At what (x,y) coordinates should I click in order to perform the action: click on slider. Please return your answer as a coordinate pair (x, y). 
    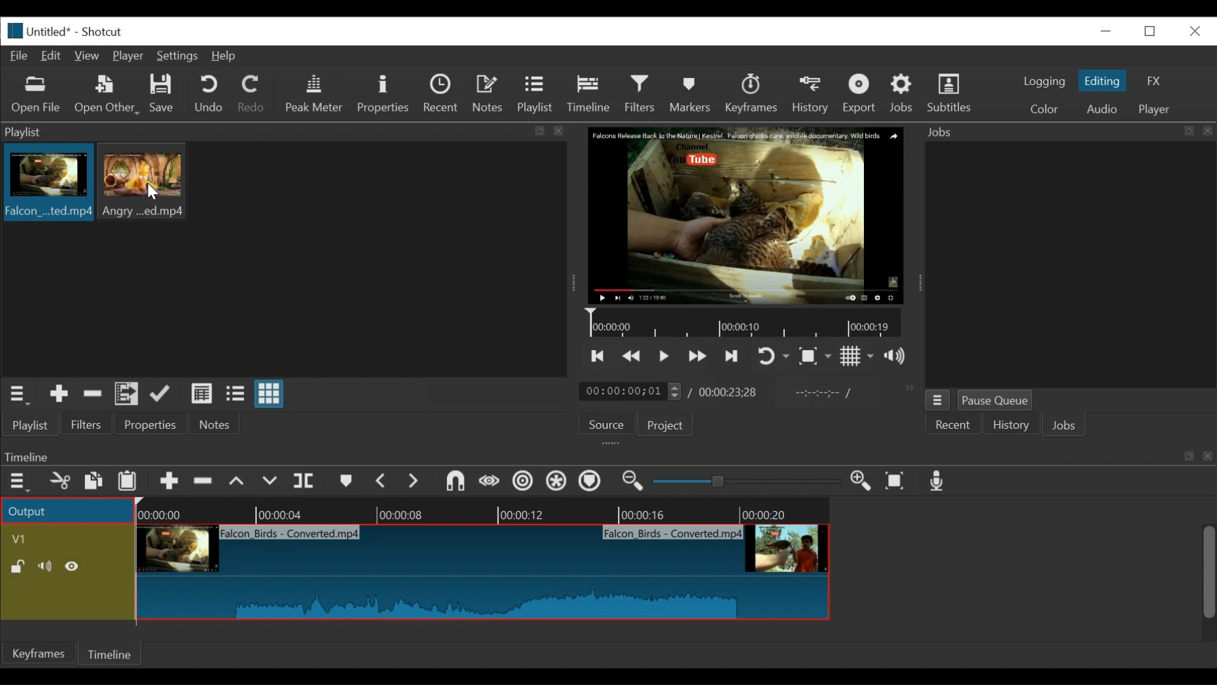
    Looking at the image, I should click on (743, 482).